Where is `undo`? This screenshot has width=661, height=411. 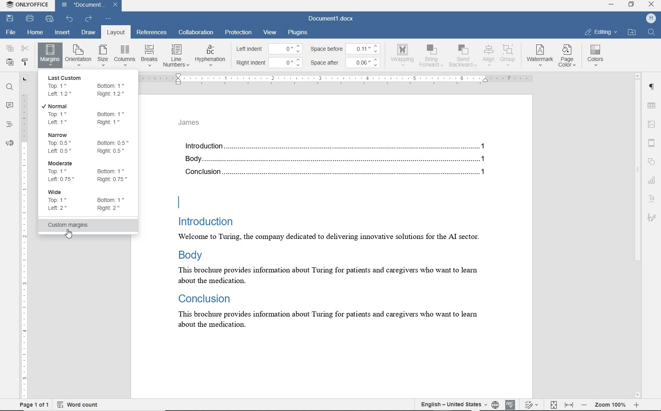
undo is located at coordinates (69, 19).